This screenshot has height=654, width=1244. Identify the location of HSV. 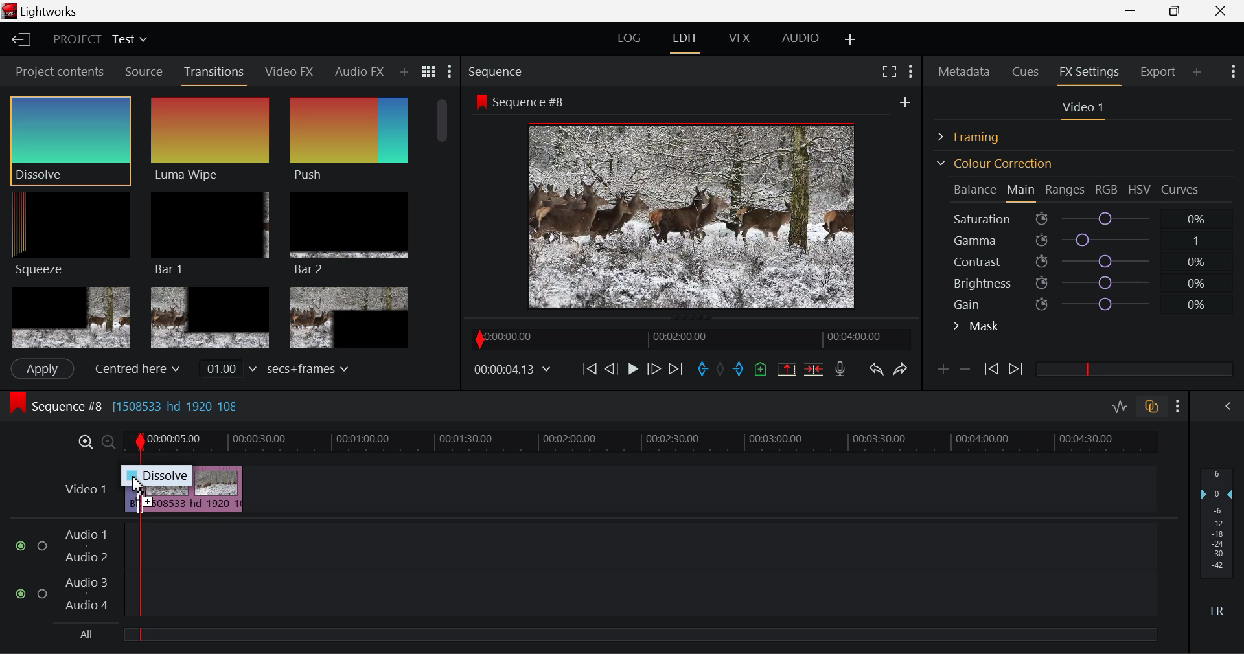
(1140, 189).